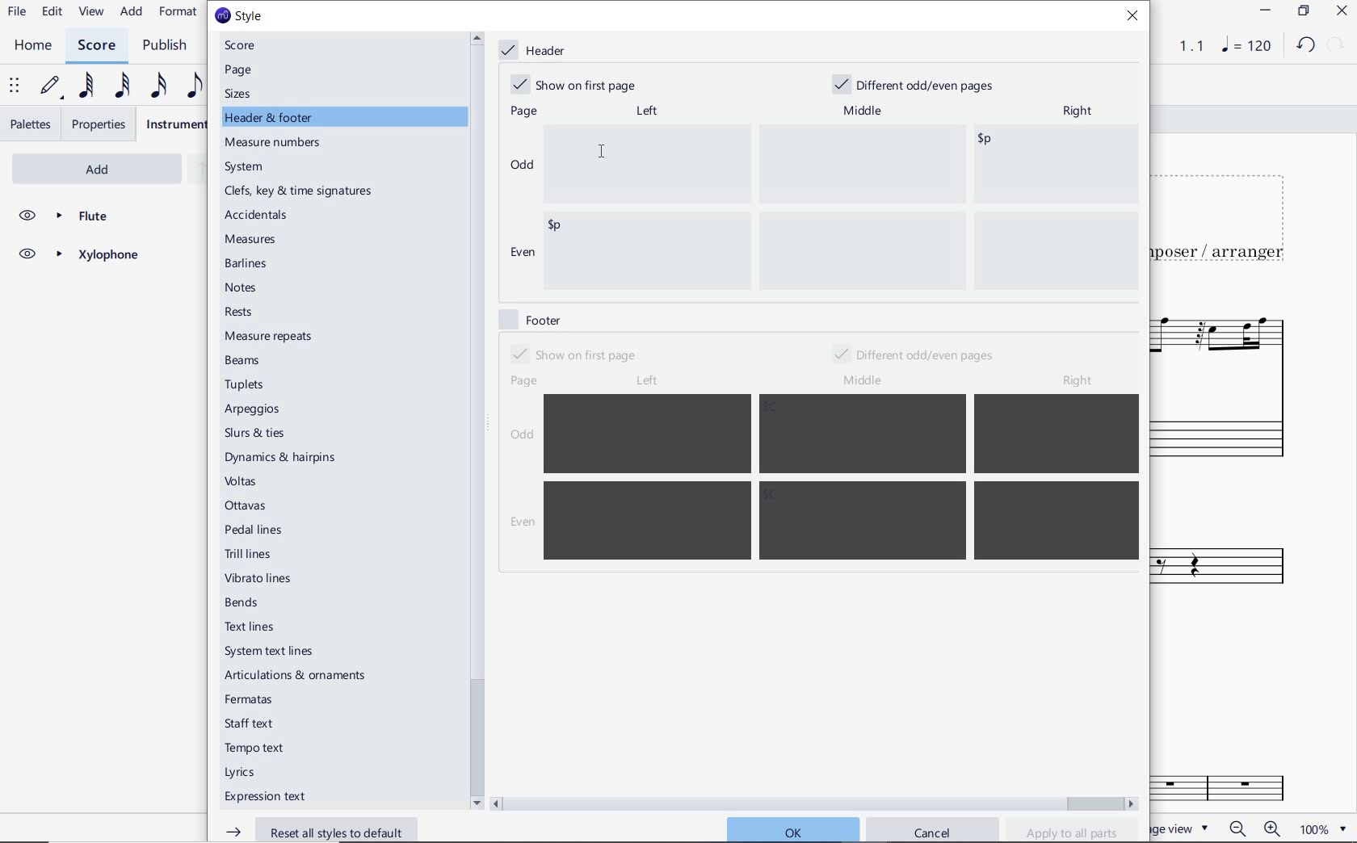 This screenshot has height=843, width=1357. What do you see at coordinates (1244, 783) in the screenshot?
I see `Fl.` at bounding box center [1244, 783].